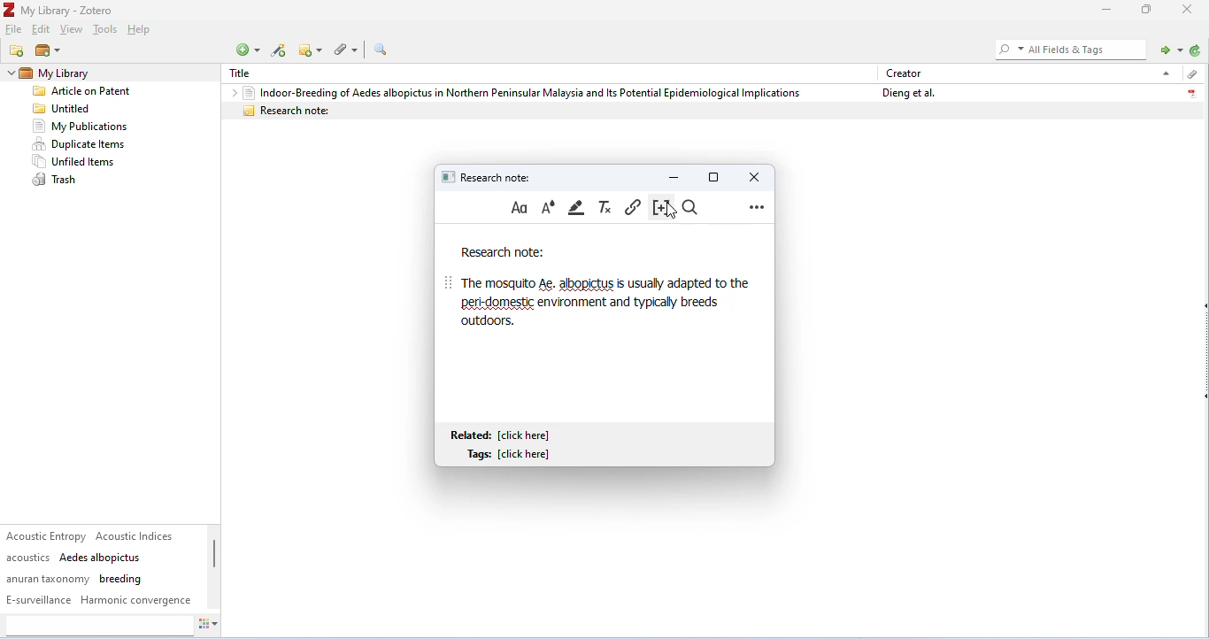 Image resolution: width=1209 pixels, height=639 pixels. What do you see at coordinates (214, 563) in the screenshot?
I see `vertical scroll bar` at bounding box center [214, 563].